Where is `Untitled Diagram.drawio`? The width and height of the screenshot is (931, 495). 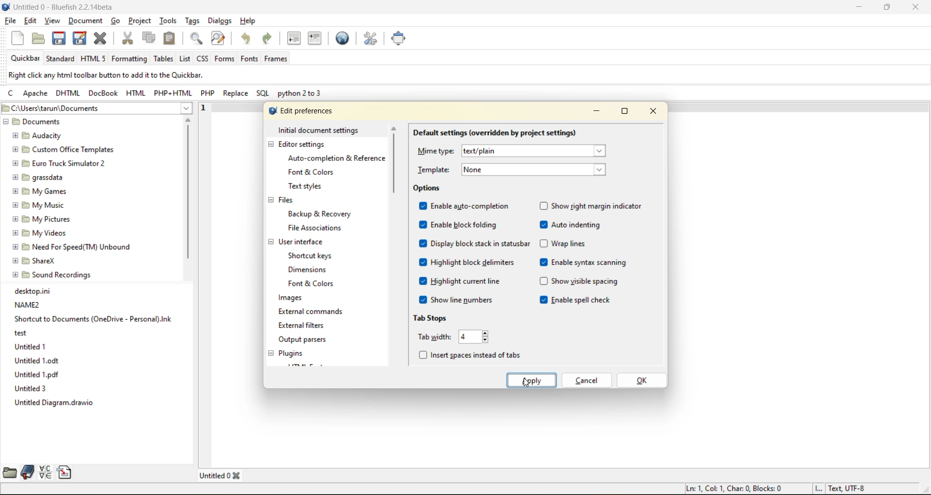
Untitled Diagram.drawio is located at coordinates (58, 404).